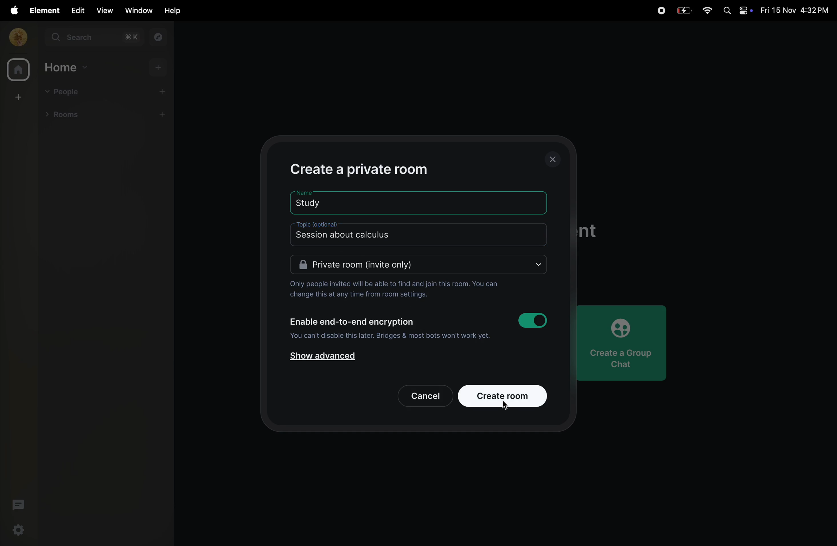 This screenshot has width=837, height=546. What do you see at coordinates (420, 394) in the screenshot?
I see `cancel` at bounding box center [420, 394].